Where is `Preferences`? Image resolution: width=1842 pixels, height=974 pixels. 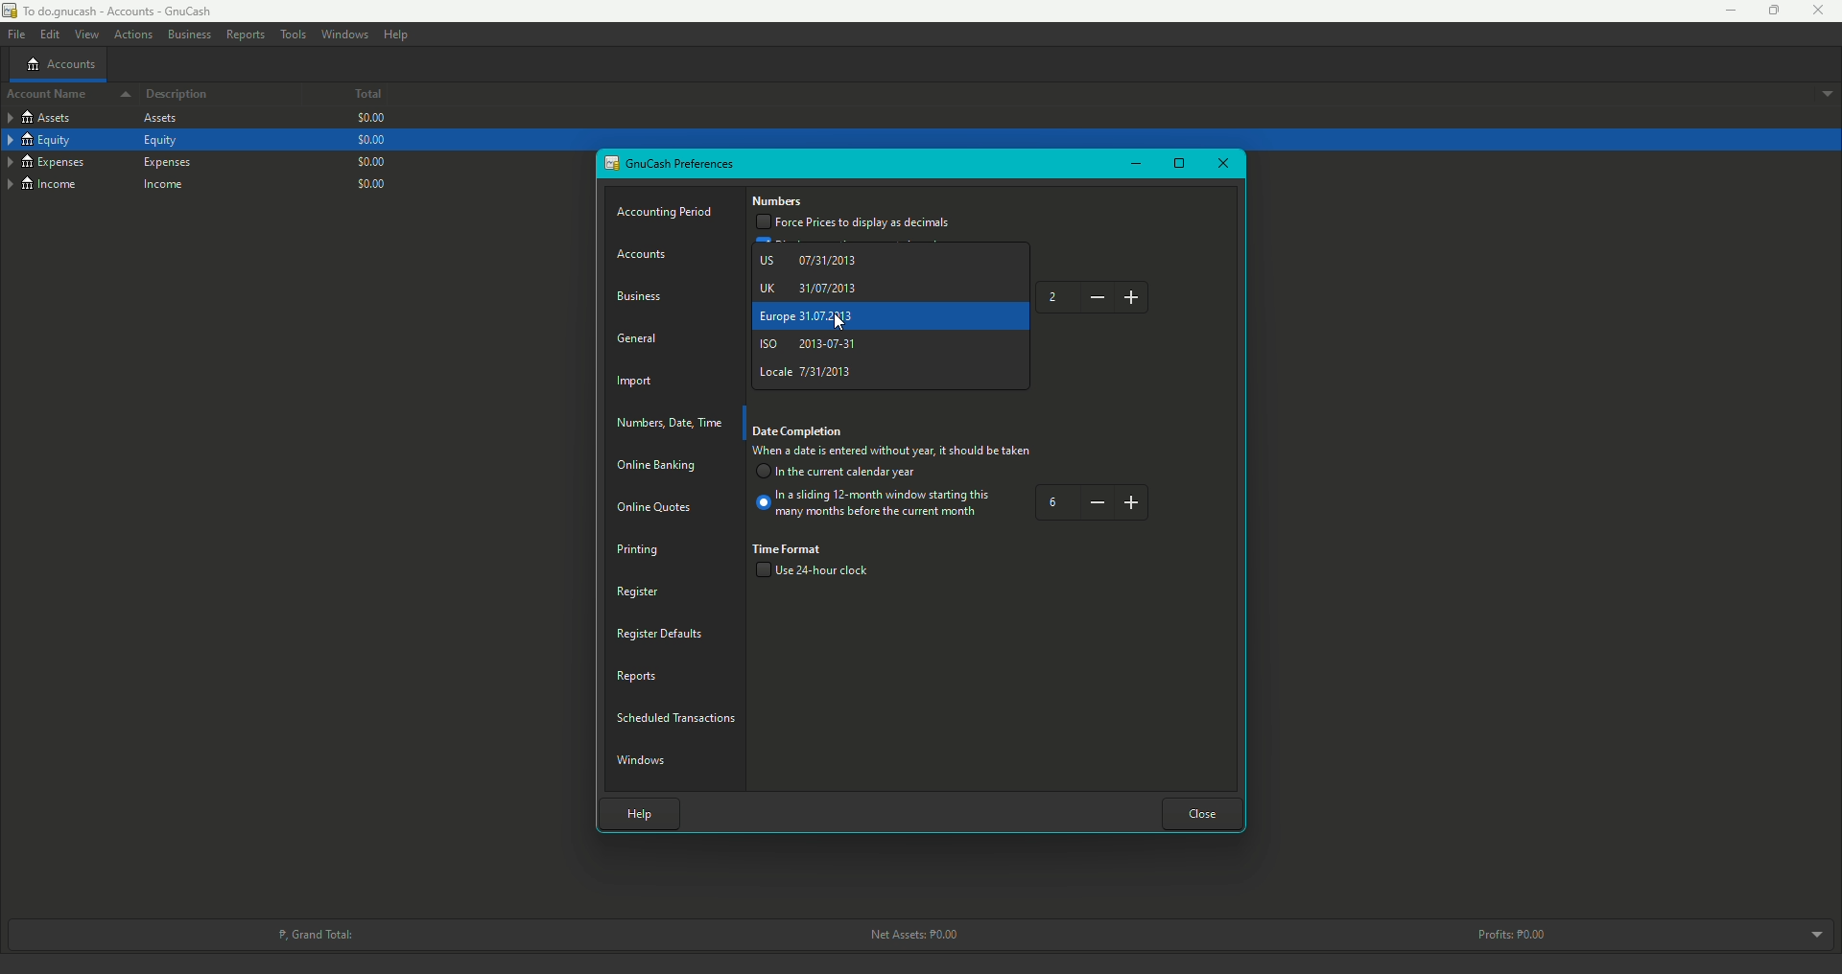 Preferences is located at coordinates (672, 164).